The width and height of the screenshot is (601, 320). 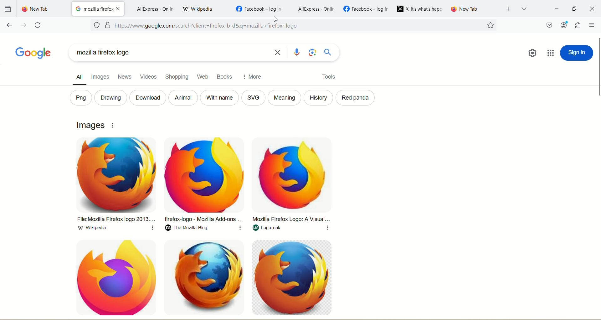 What do you see at coordinates (490, 26) in the screenshot?
I see `add bookmark` at bounding box center [490, 26].